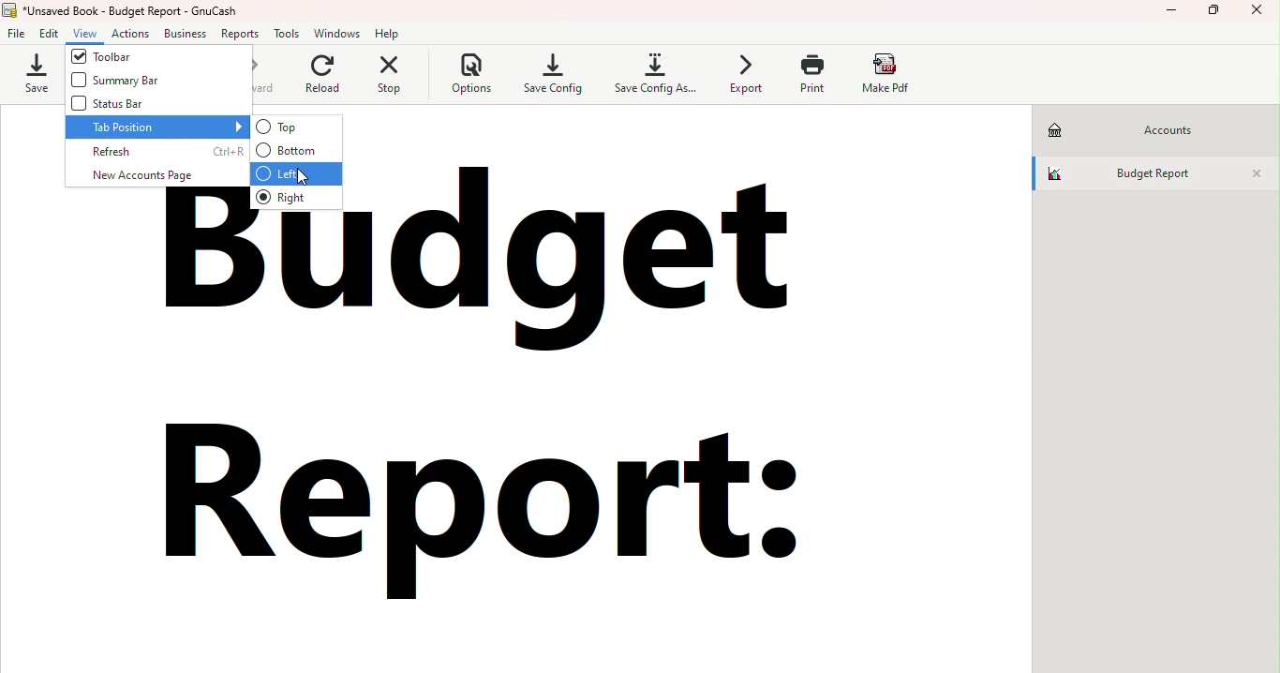 Image resolution: width=1280 pixels, height=673 pixels. What do you see at coordinates (1217, 15) in the screenshot?
I see `Maximize` at bounding box center [1217, 15].